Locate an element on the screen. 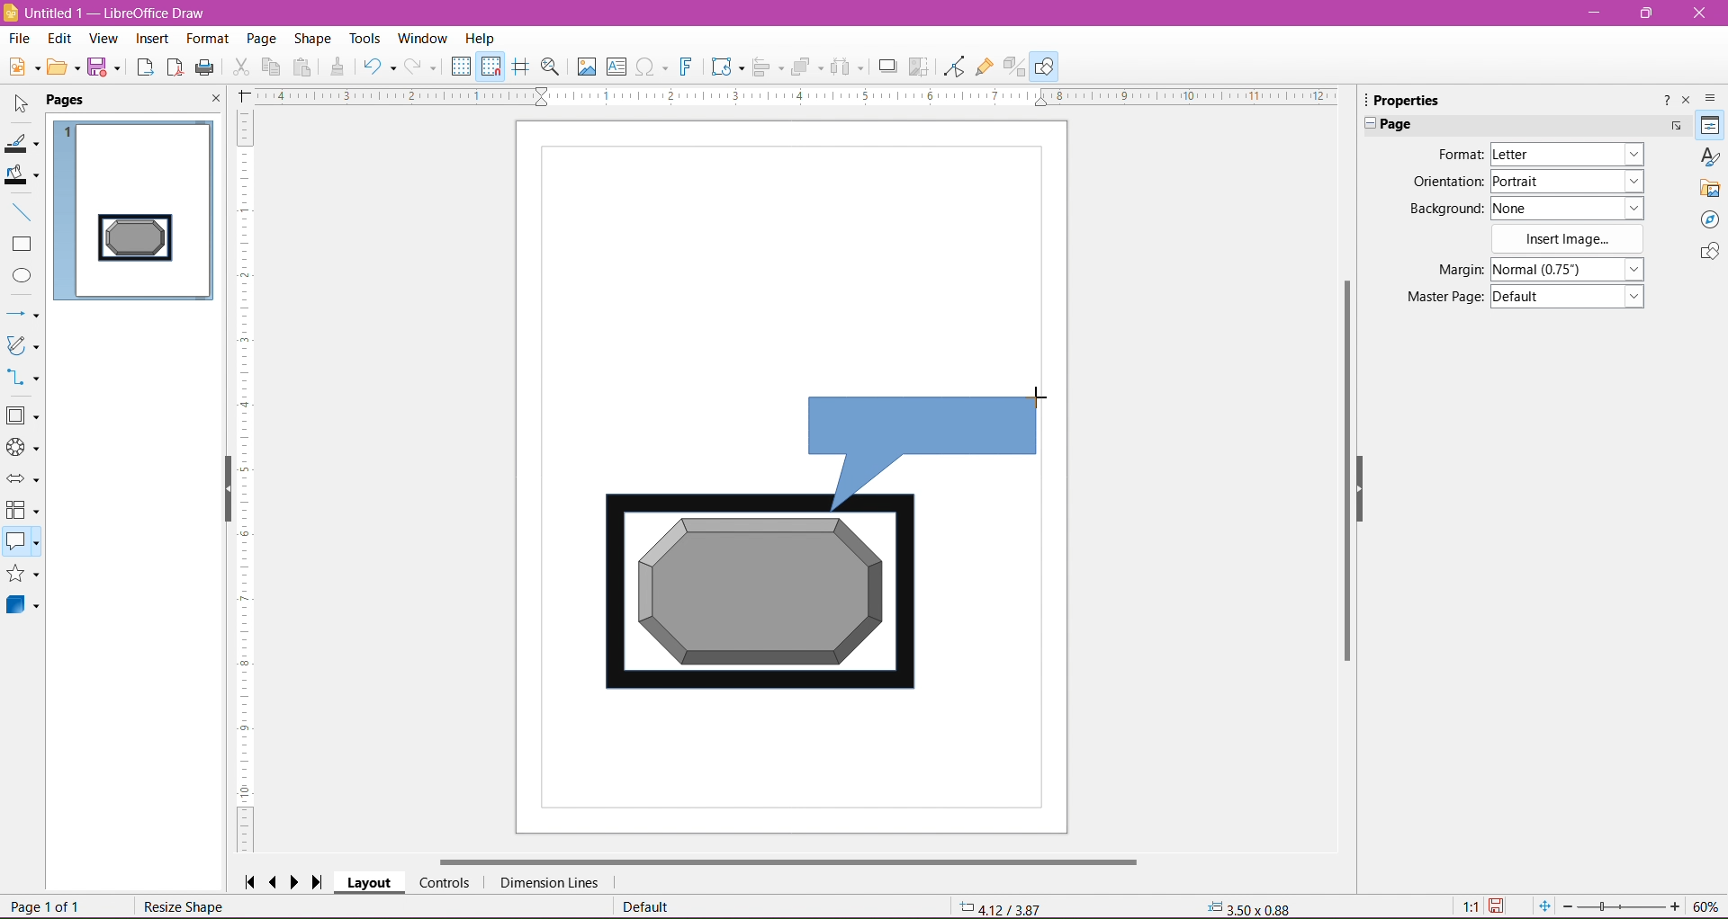  Fit page to current window is located at coordinates (1543, 906).